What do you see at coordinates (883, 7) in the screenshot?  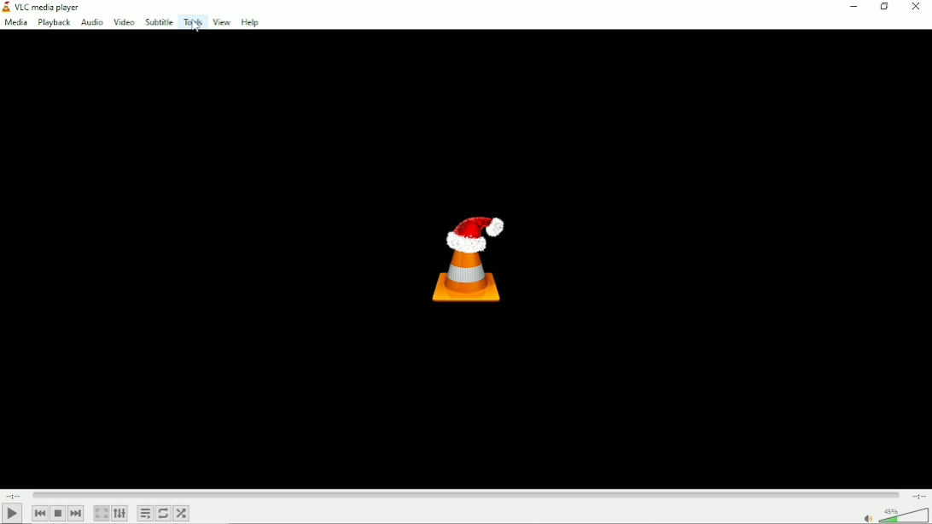 I see `Restore down` at bounding box center [883, 7].